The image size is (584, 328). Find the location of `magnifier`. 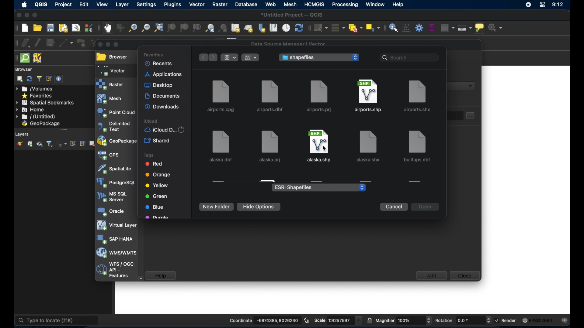

magnifier is located at coordinates (404, 319).